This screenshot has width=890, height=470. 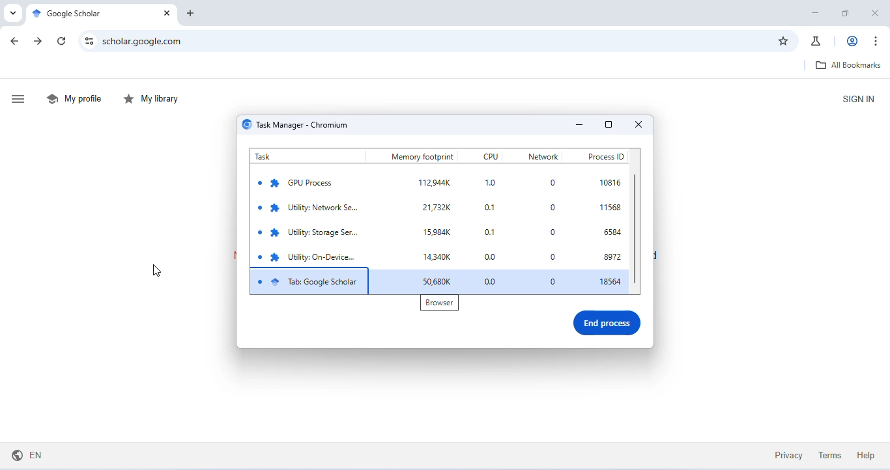 What do you see at coordinates (817, 40) in the screenshot?
I see `chrome labs` at bounding box center [817, 40].